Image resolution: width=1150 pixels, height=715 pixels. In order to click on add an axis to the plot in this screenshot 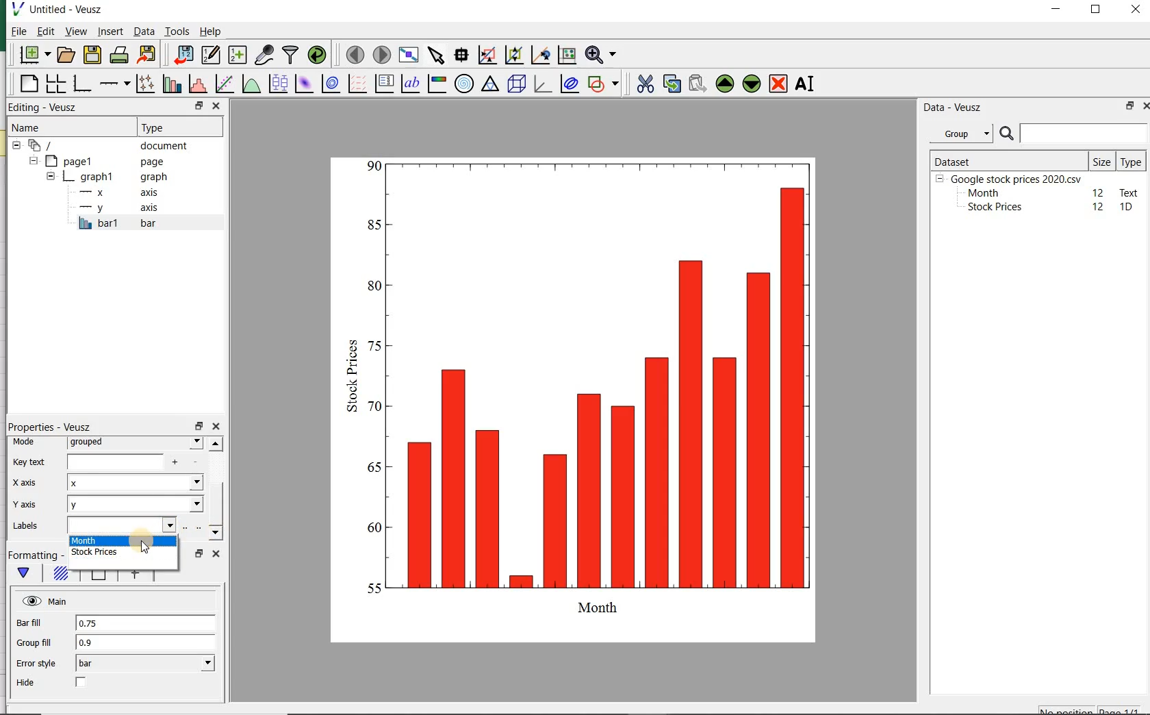, I will do `click(114, 85)`.